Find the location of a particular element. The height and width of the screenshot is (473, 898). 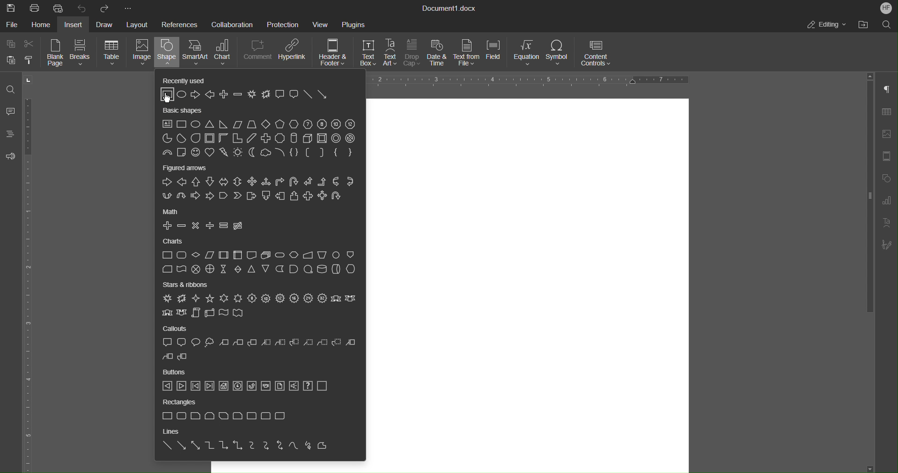

SmartArt is located at coordinates (197, 53).